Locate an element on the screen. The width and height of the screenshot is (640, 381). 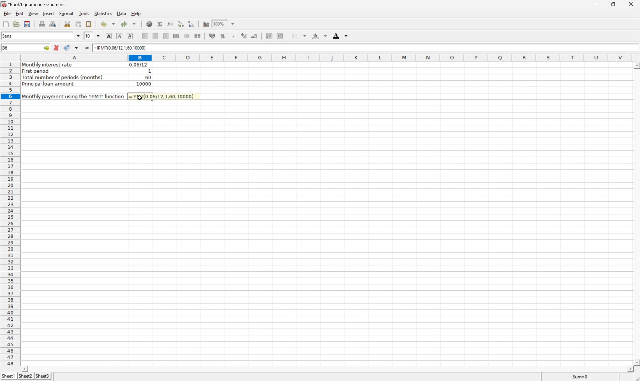
=IPMT(0.06/12,1,60,10000) is located at coordinates (162, 96).